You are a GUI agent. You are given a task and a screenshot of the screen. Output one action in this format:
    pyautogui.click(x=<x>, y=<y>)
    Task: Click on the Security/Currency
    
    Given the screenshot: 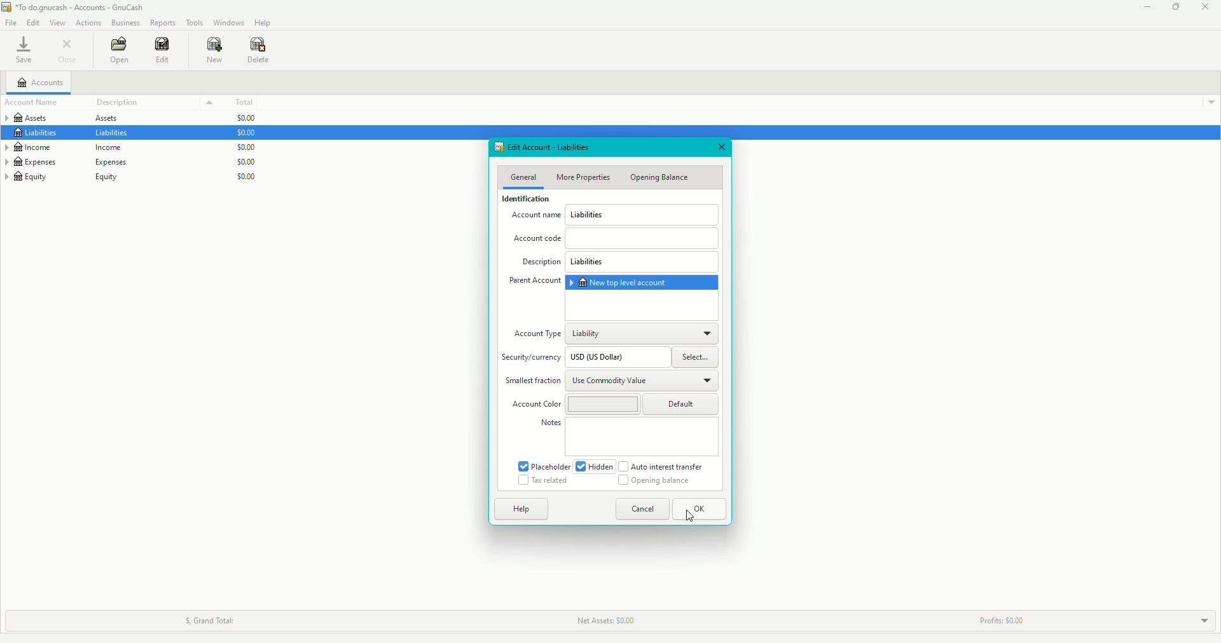 What is the action you would take?
    pyautogui.click(x=531, y=360)
    